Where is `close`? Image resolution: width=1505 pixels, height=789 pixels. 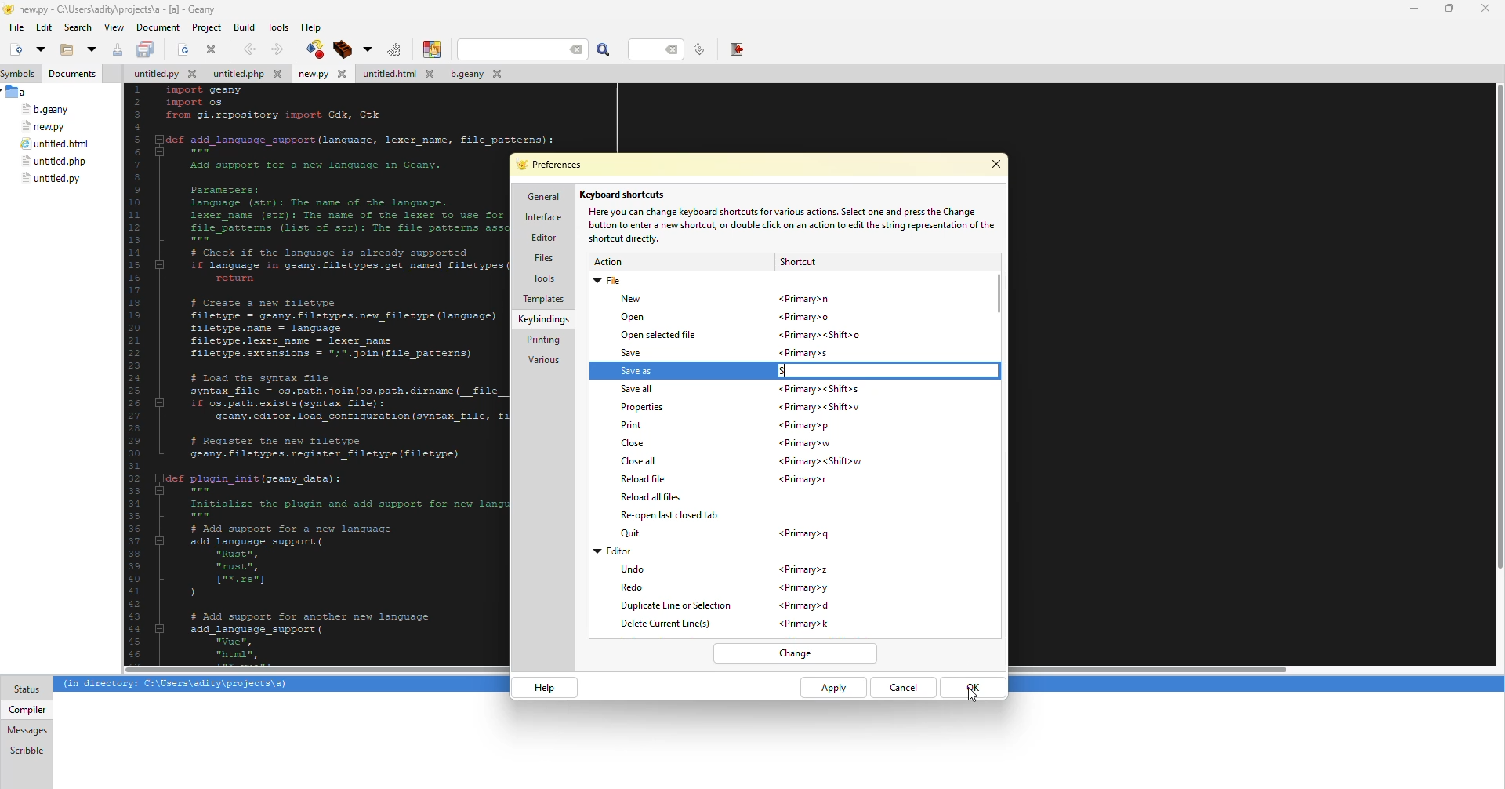 close is located at coordinates (1485, 9).